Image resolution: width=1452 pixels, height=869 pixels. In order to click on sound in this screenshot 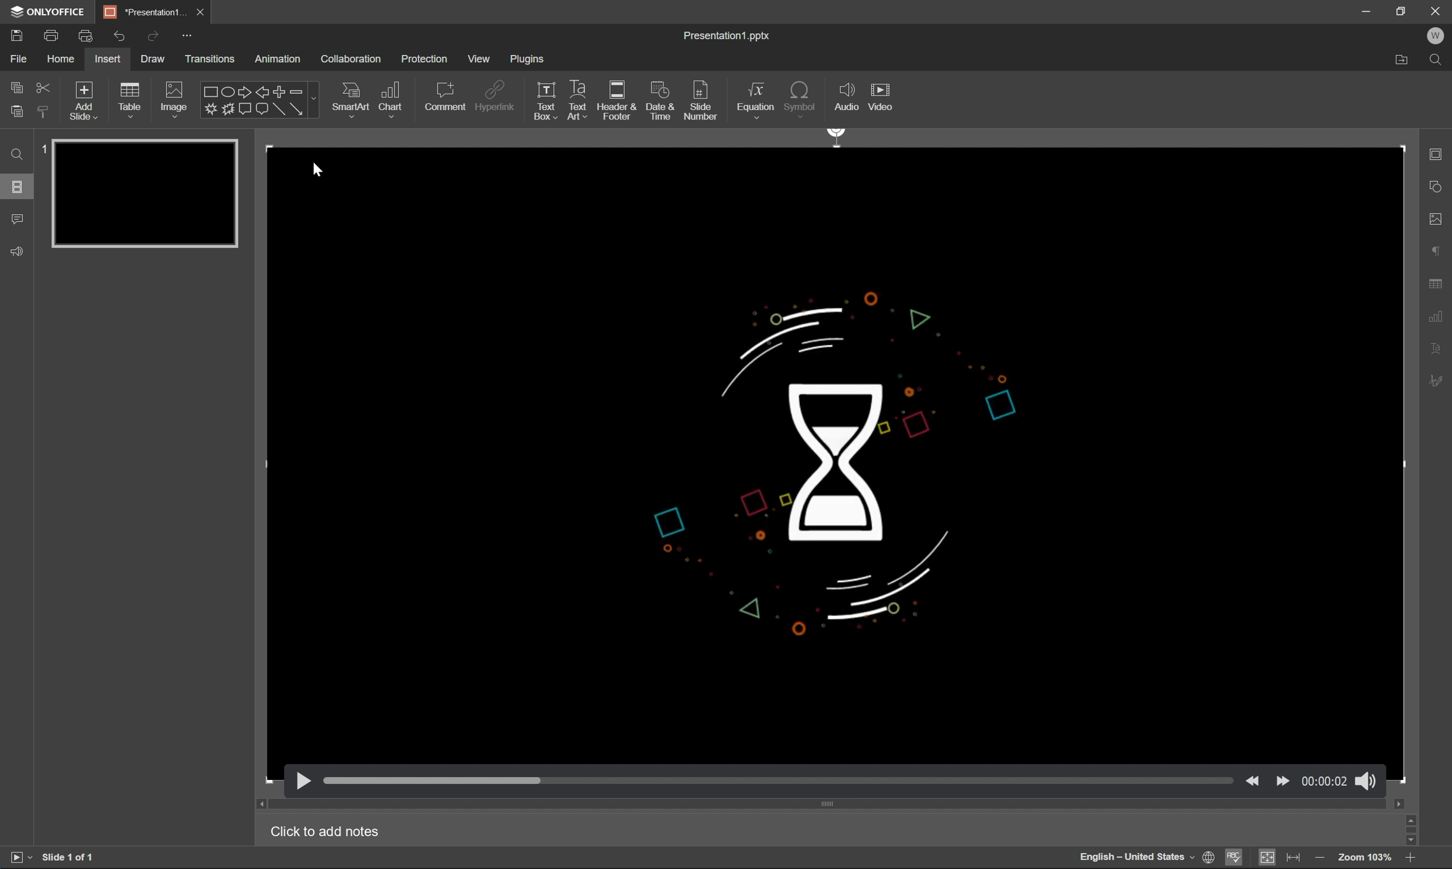, I will do `click(1369, 779)`.